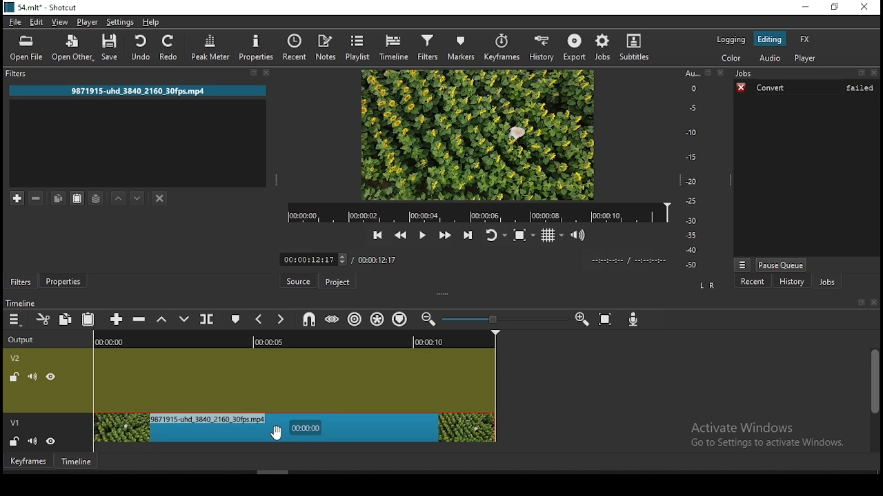 The image size is (883, 496). Describe the element at coordinates (746, 280) in the screenshot. I see `recent` at that location.